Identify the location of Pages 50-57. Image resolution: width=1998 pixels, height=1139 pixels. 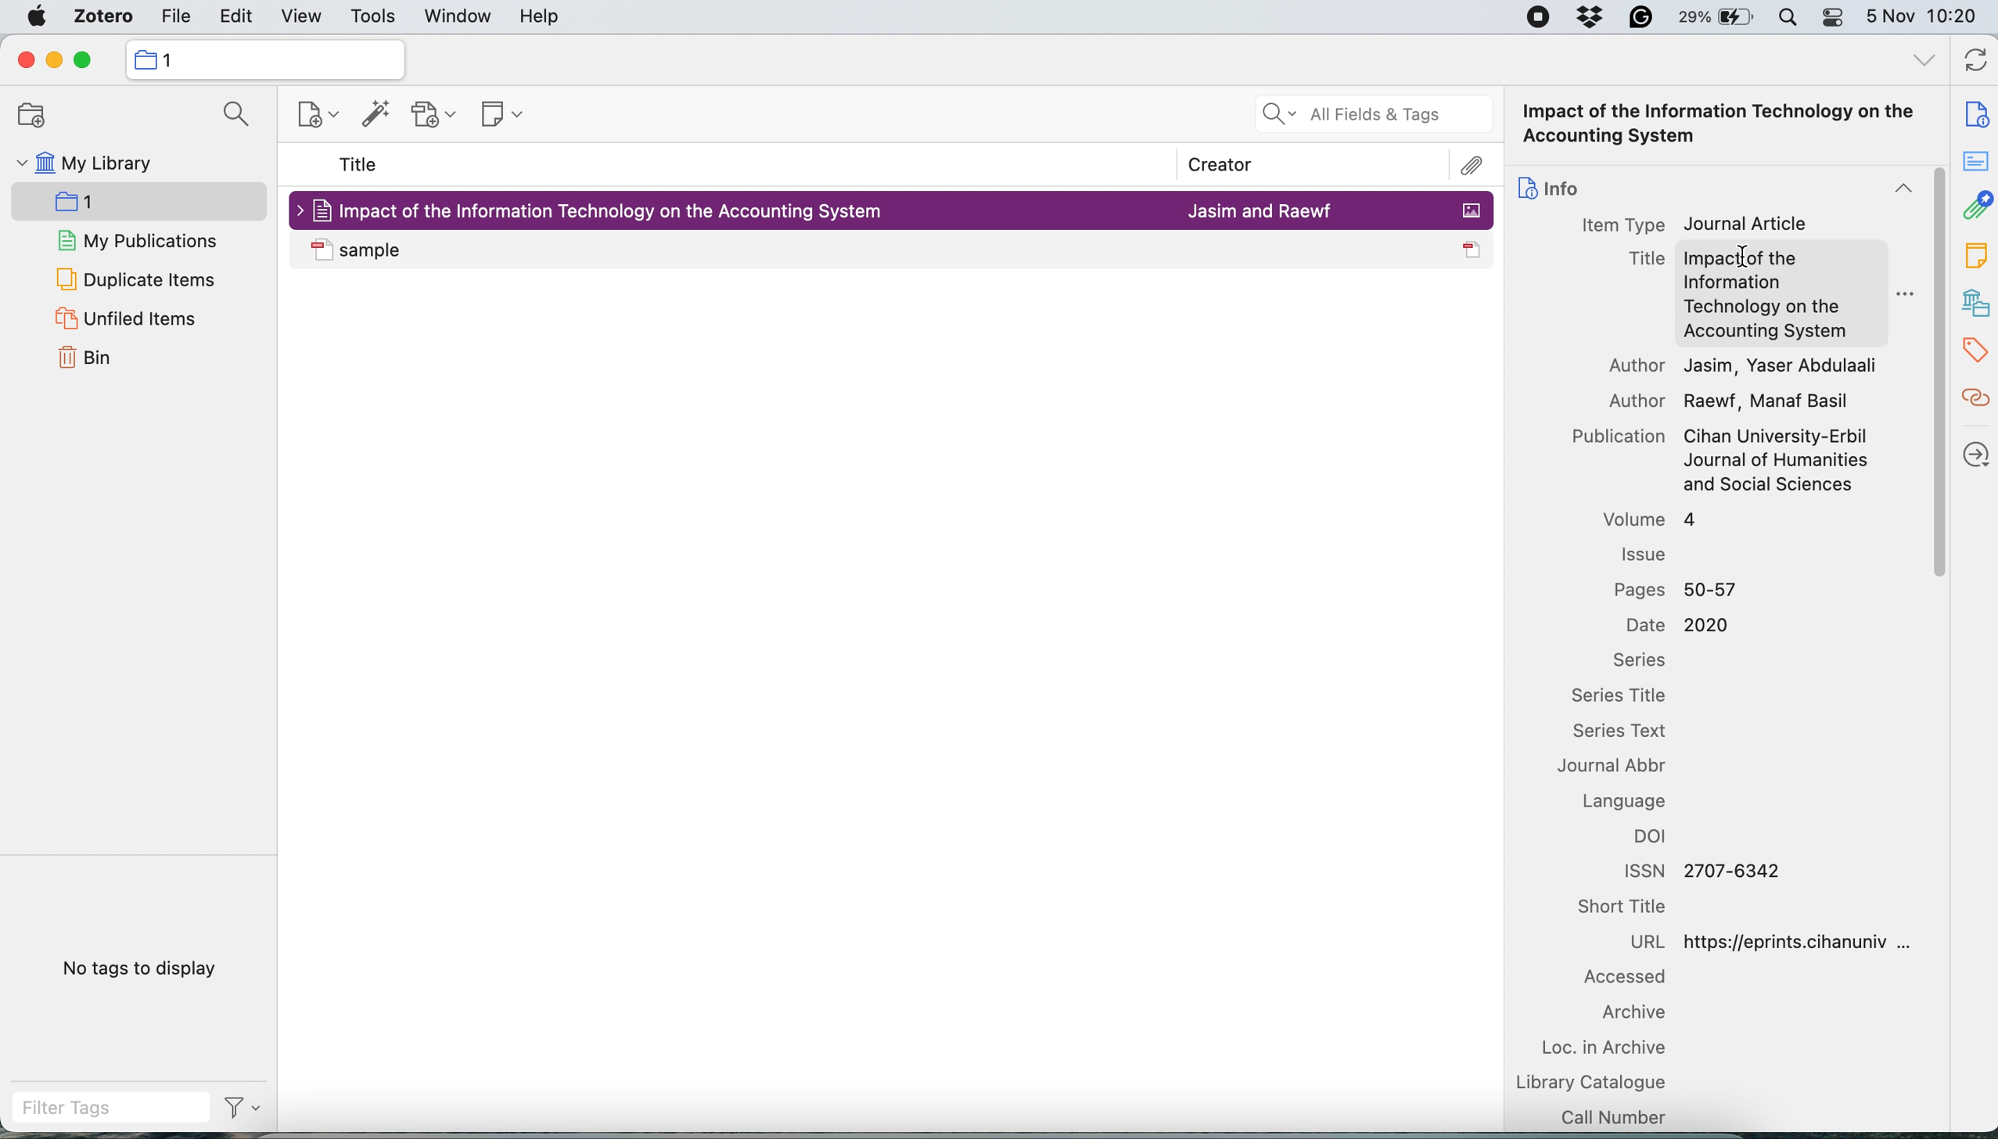
(1674, 591).